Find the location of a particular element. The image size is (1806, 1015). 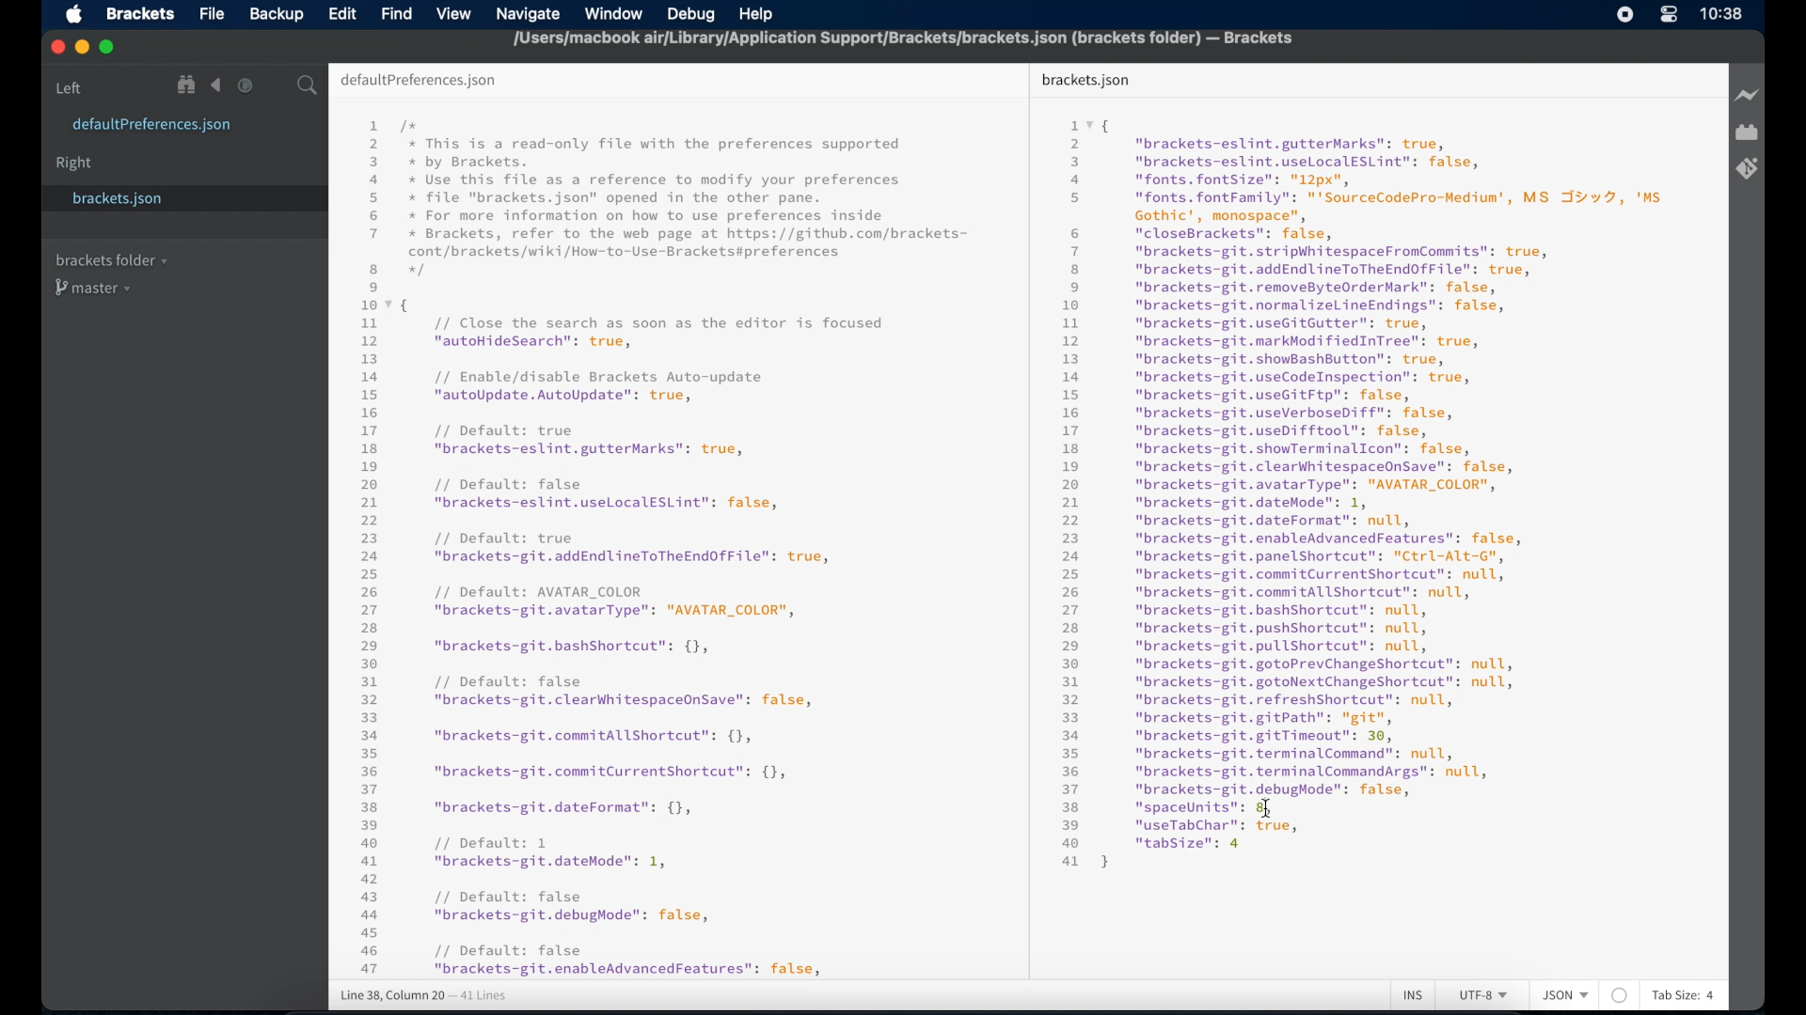

navigate forward is located at coordinates (246, 86).